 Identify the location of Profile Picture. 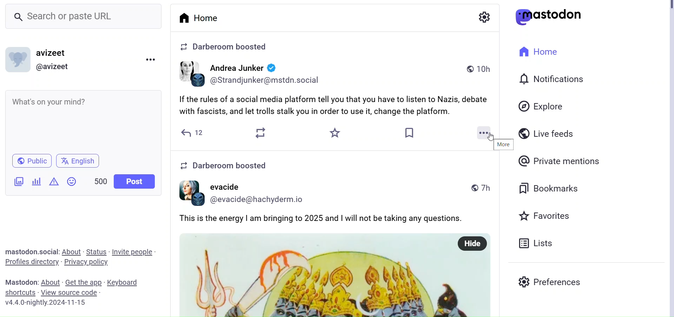
(18, 60).